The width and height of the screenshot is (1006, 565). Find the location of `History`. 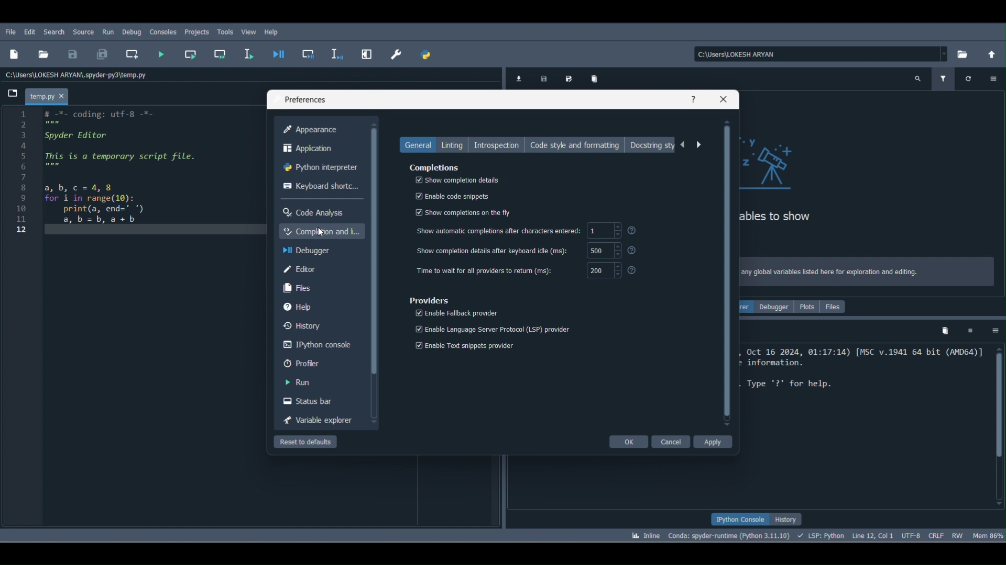

History is located at coordinates (790, 516).